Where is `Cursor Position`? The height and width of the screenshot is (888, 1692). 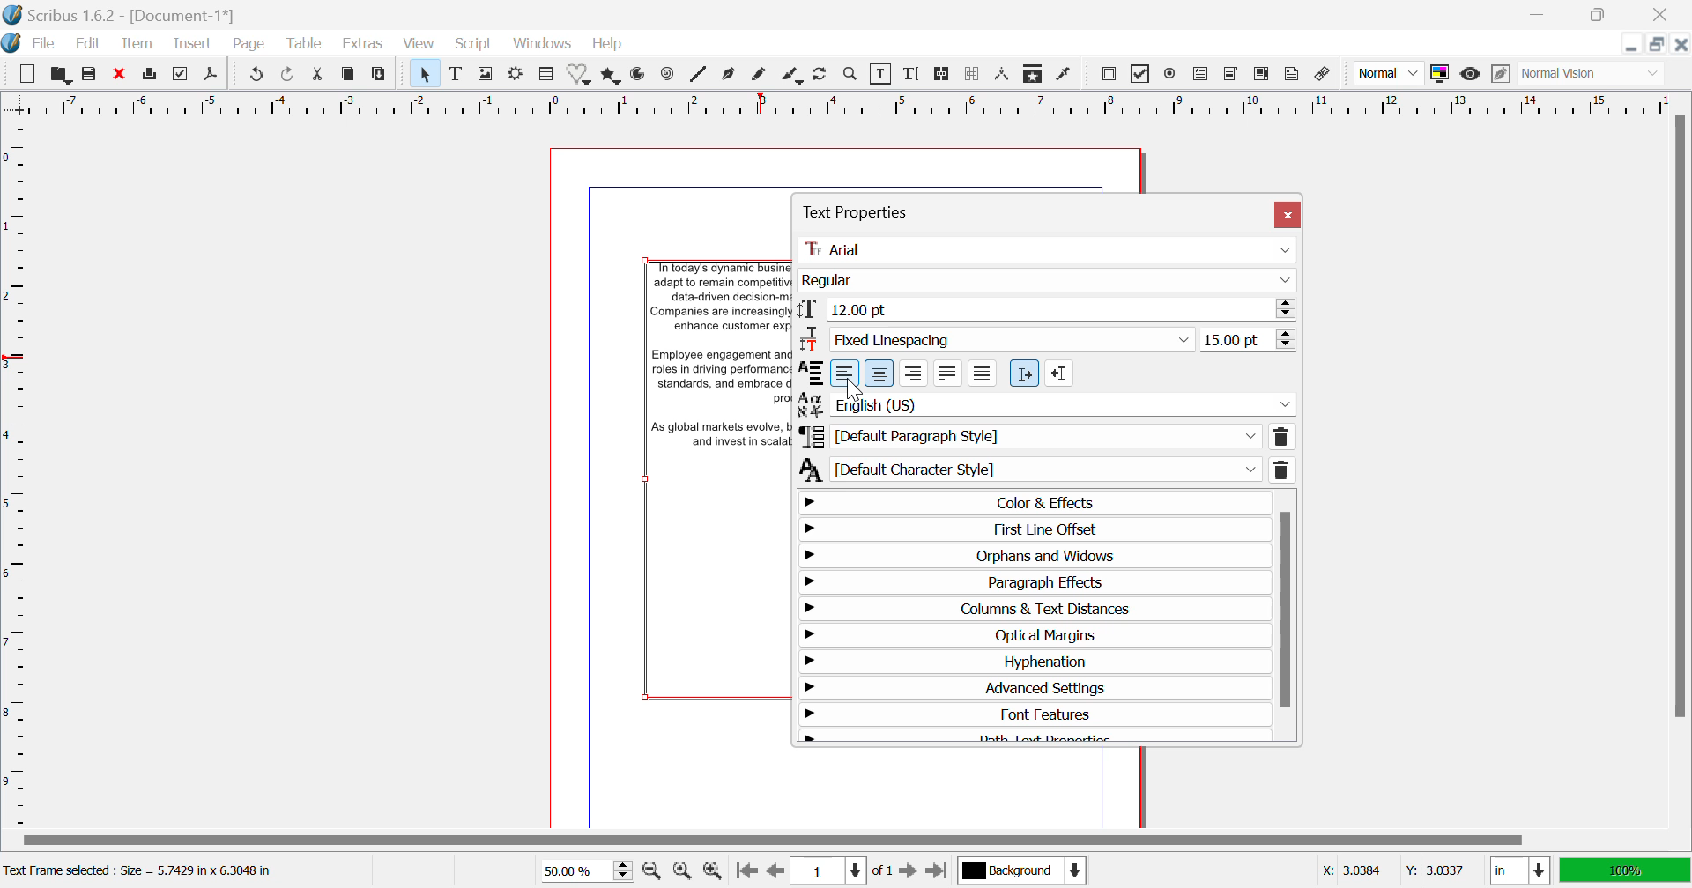 Cursor Position is located at coordinates (1397, 871).